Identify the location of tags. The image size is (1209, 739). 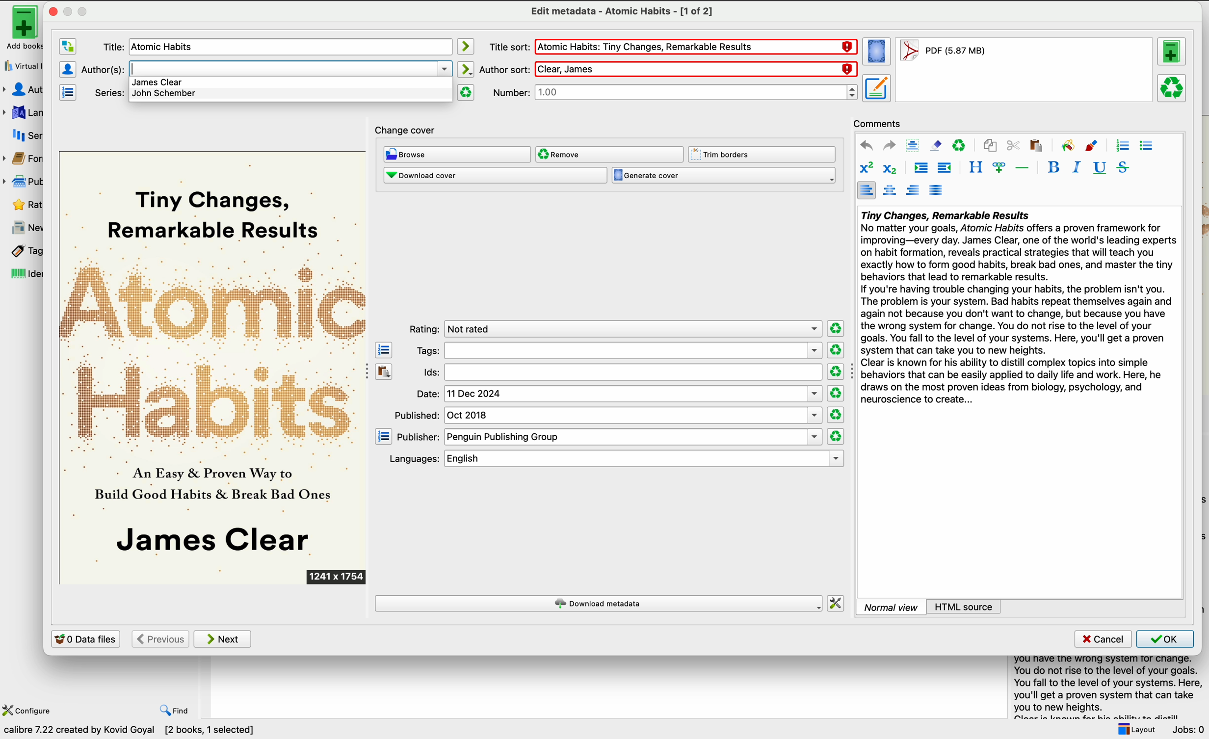
(21, 251).